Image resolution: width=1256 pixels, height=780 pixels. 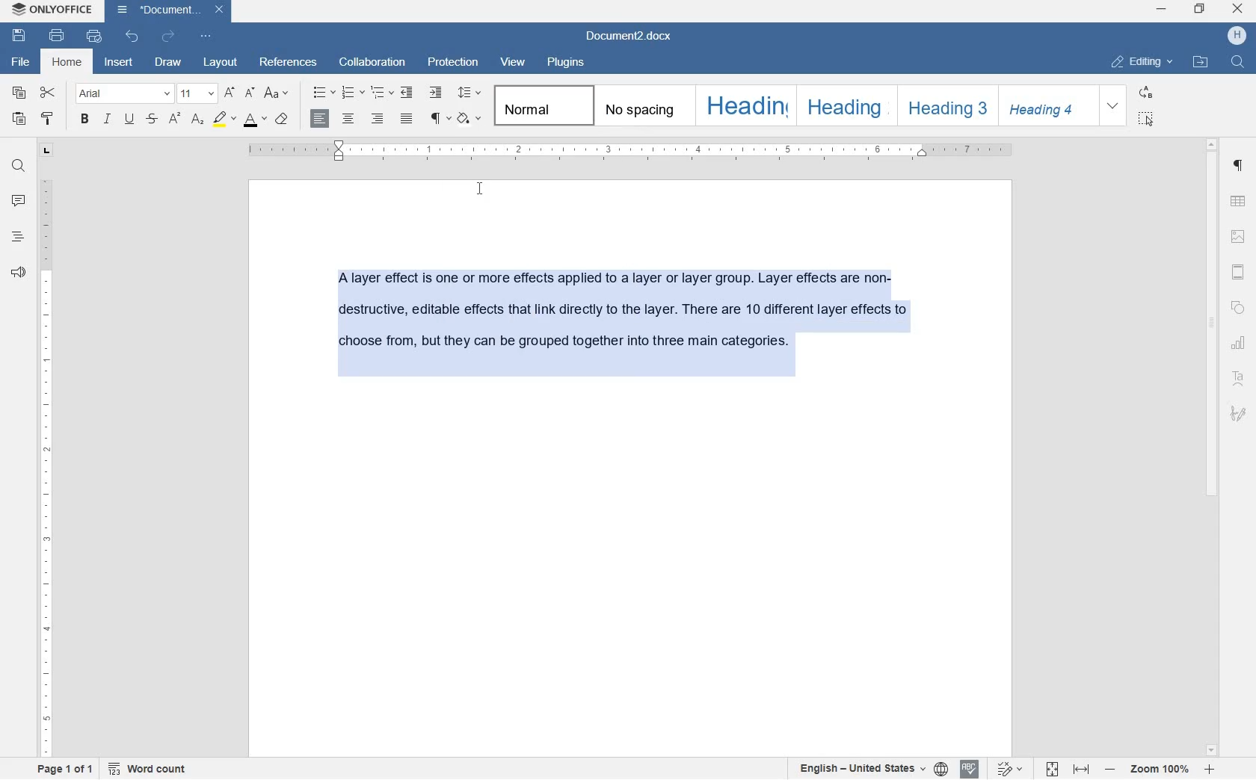 What do you see at coordinates (249, 93) in the screenshot?
I see `decrement font size` at bounding box center [249, 93].